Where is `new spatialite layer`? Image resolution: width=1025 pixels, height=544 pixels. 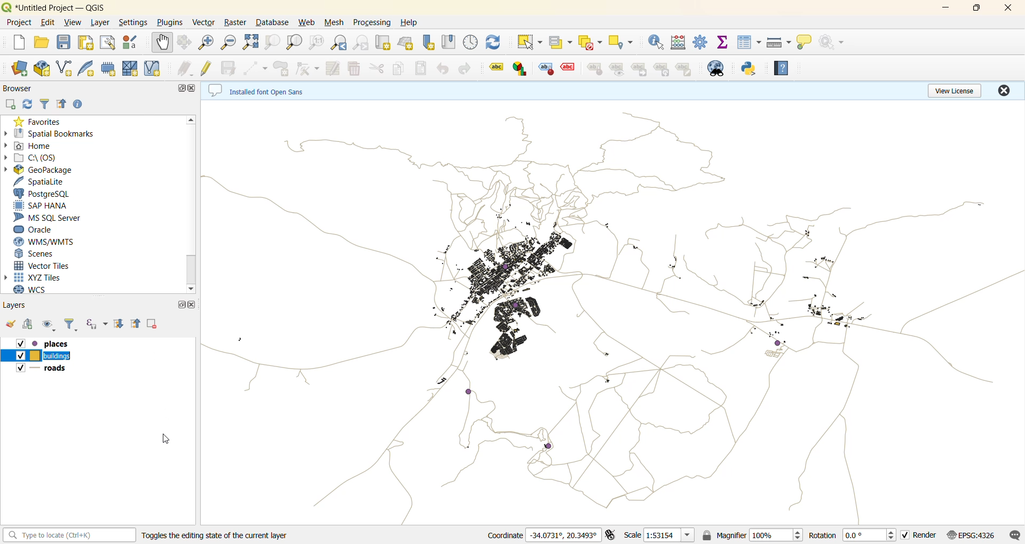
new spatialite layer is located at coordinates (86, 69).